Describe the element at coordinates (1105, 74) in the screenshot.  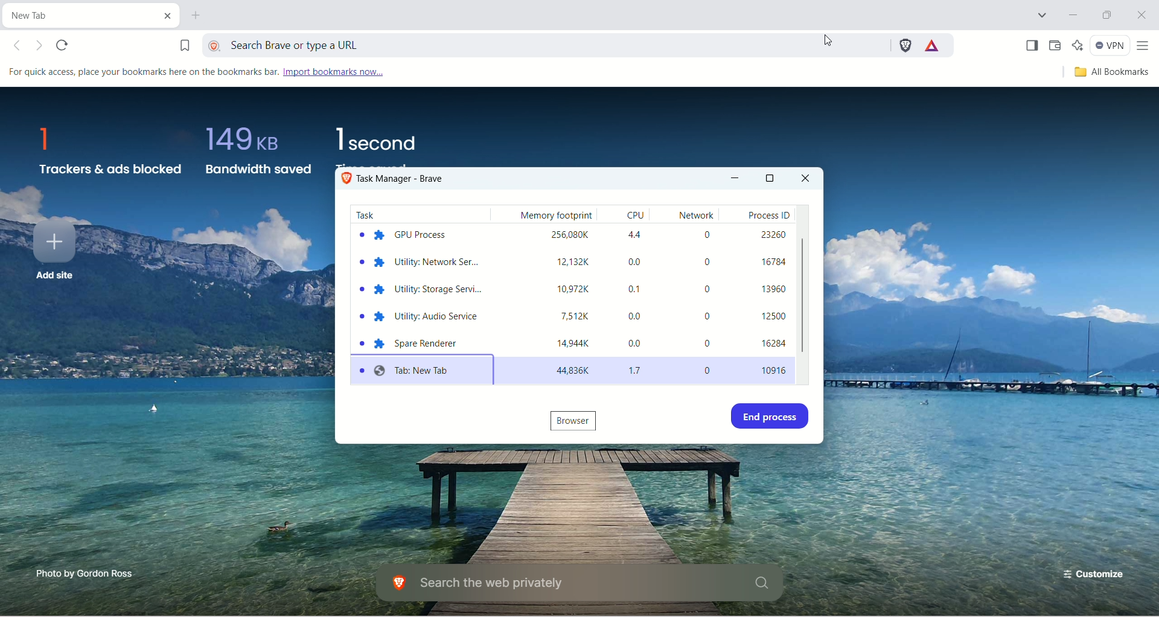
I see `All Bookmarks` at that location.